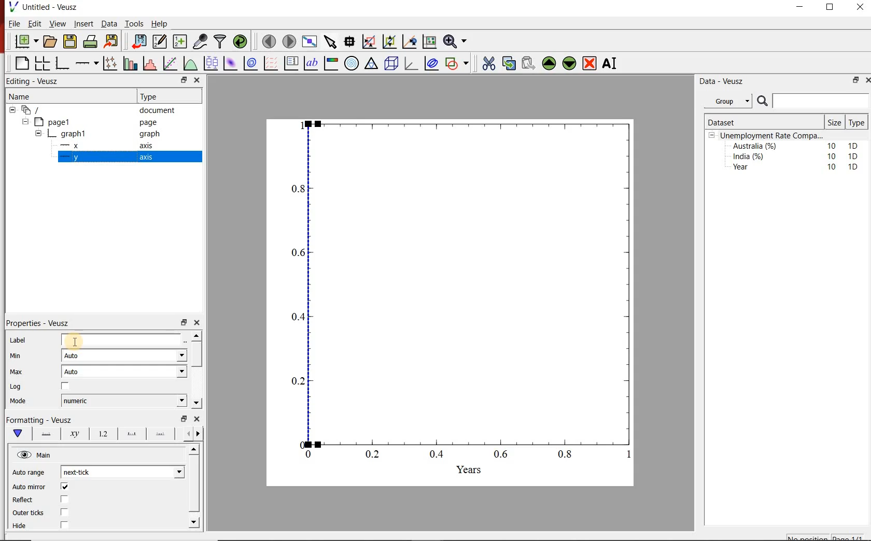  What do you see at coordinates (190, 63) in the screenshot?
I see `plot a function` at bounding box center [190, 63].